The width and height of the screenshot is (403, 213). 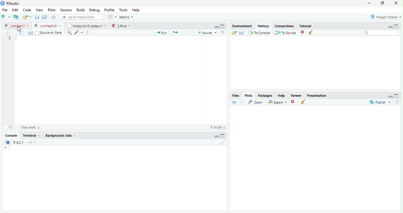 I want to click on Console, so click(x=114, y=178).